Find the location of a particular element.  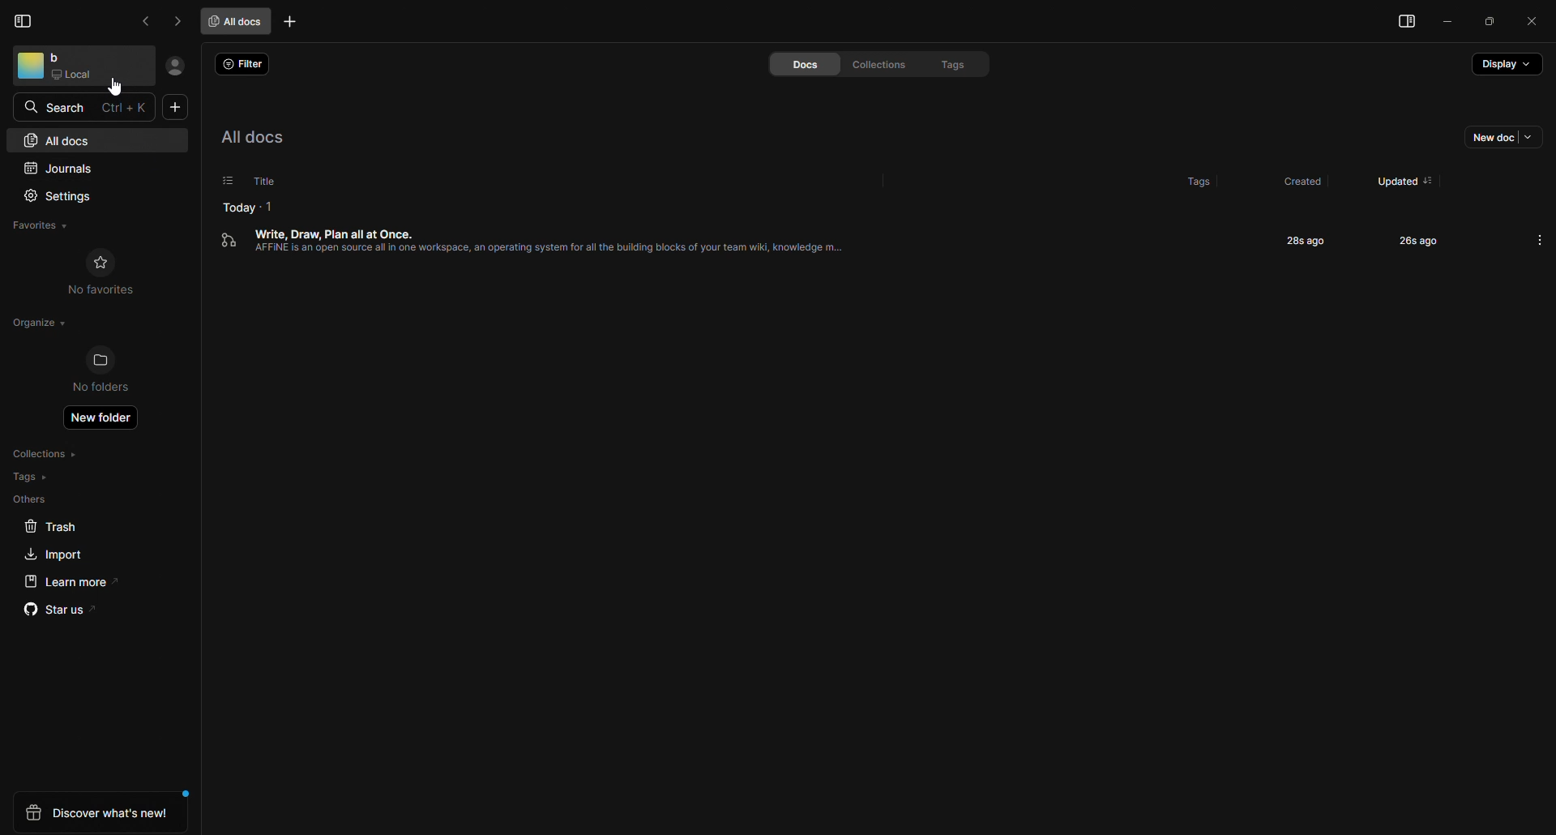

new tab is located at coordinates (293, 24).